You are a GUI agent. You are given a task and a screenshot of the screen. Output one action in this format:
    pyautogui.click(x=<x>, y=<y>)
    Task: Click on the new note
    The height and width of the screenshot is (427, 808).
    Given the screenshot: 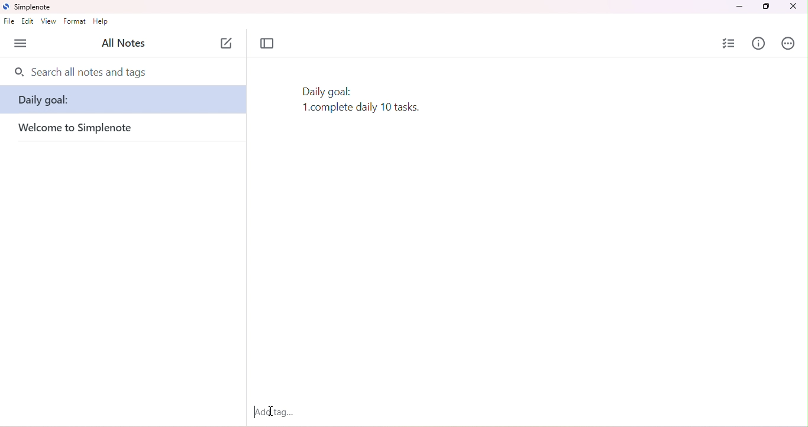 What is the action you would take?
    pyautogui.click(x=227, y=43)
    